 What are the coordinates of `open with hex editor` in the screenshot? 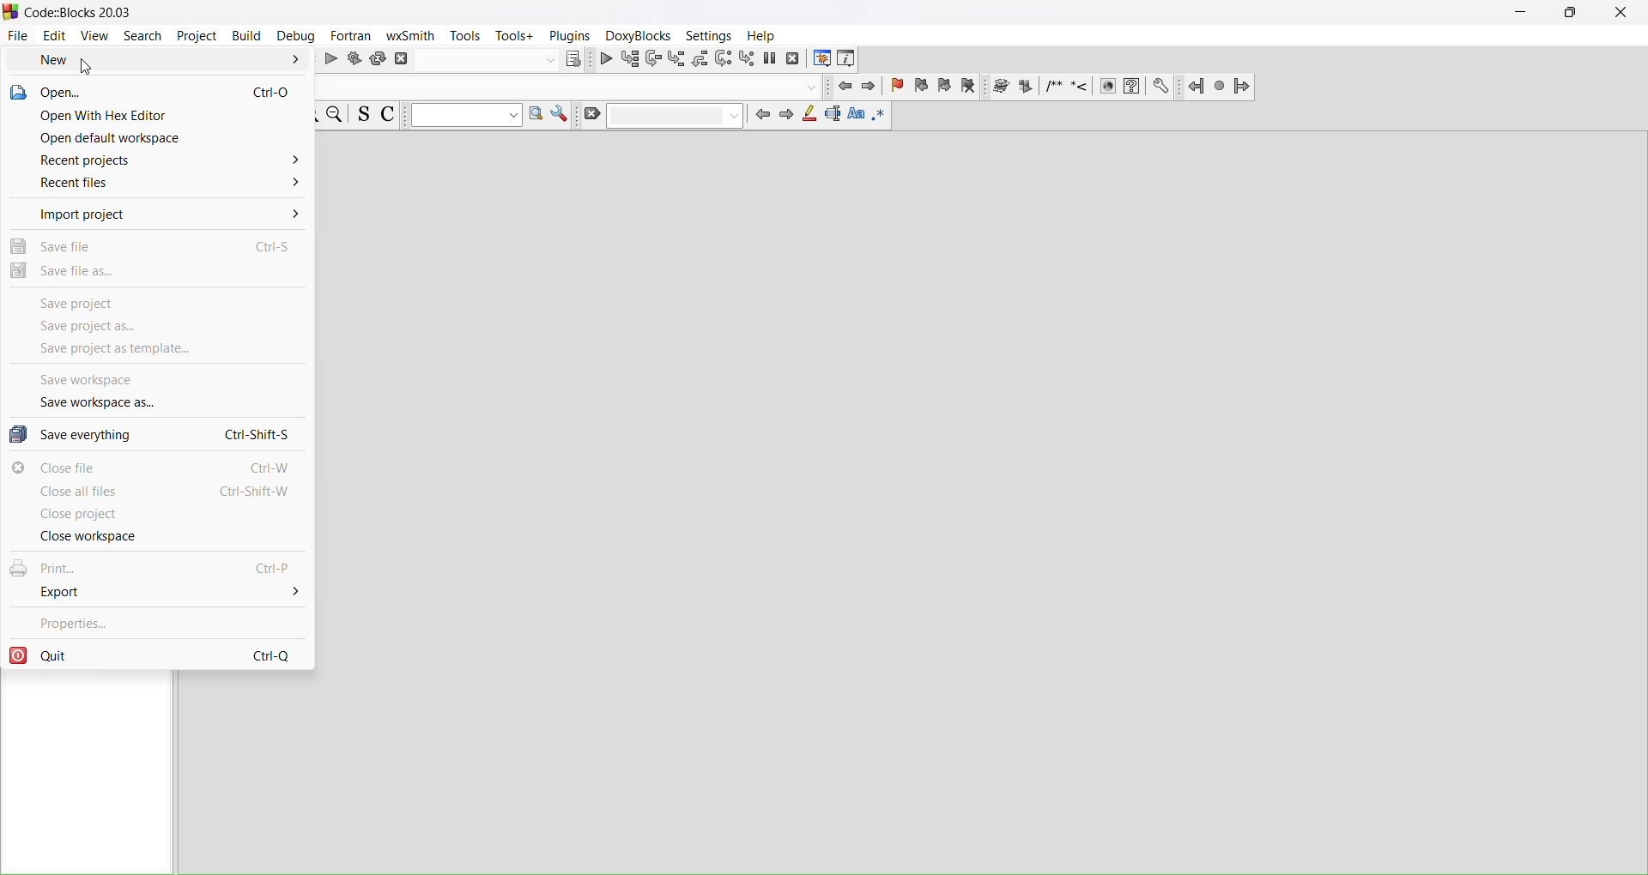 It's located at (156, 116).